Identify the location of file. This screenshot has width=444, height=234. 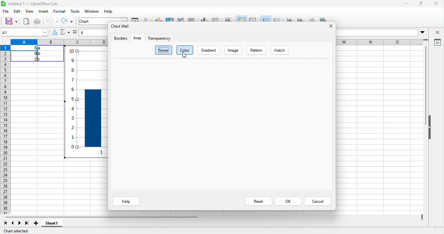
(7, 11).